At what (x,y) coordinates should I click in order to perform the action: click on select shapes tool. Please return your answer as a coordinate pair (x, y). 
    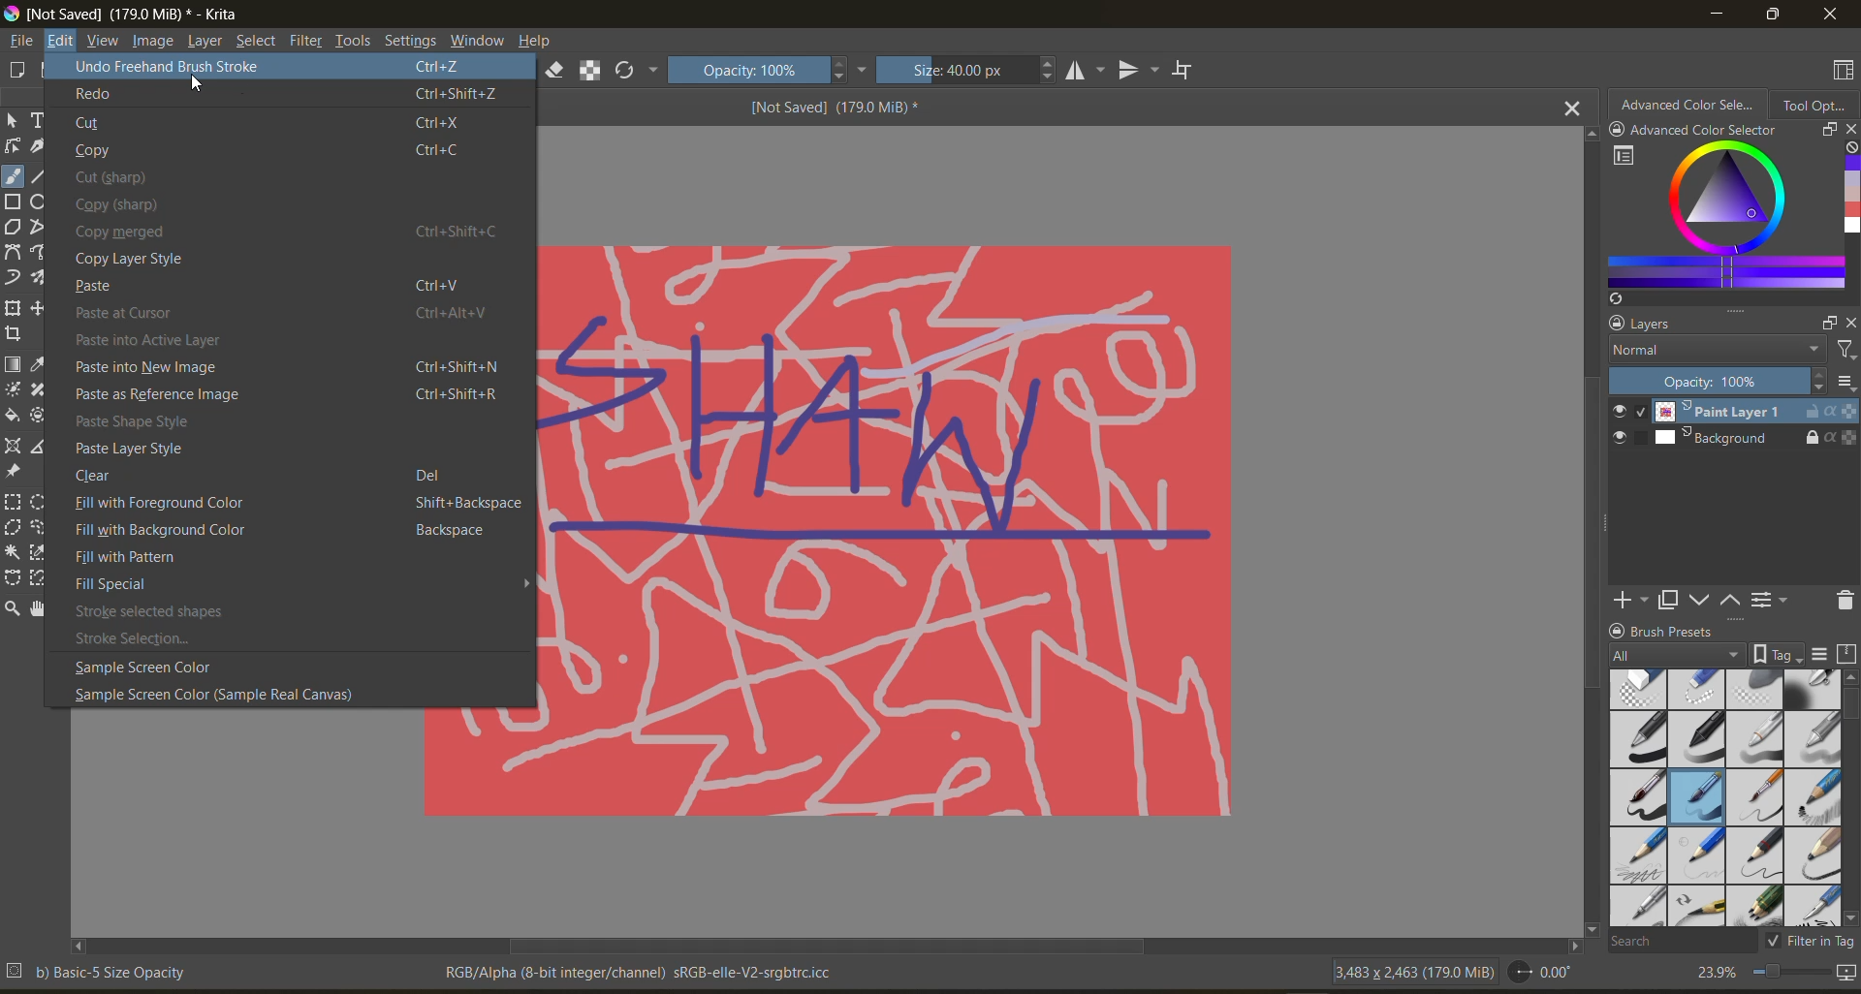
    Looking at the image, I should click on (14, 120).